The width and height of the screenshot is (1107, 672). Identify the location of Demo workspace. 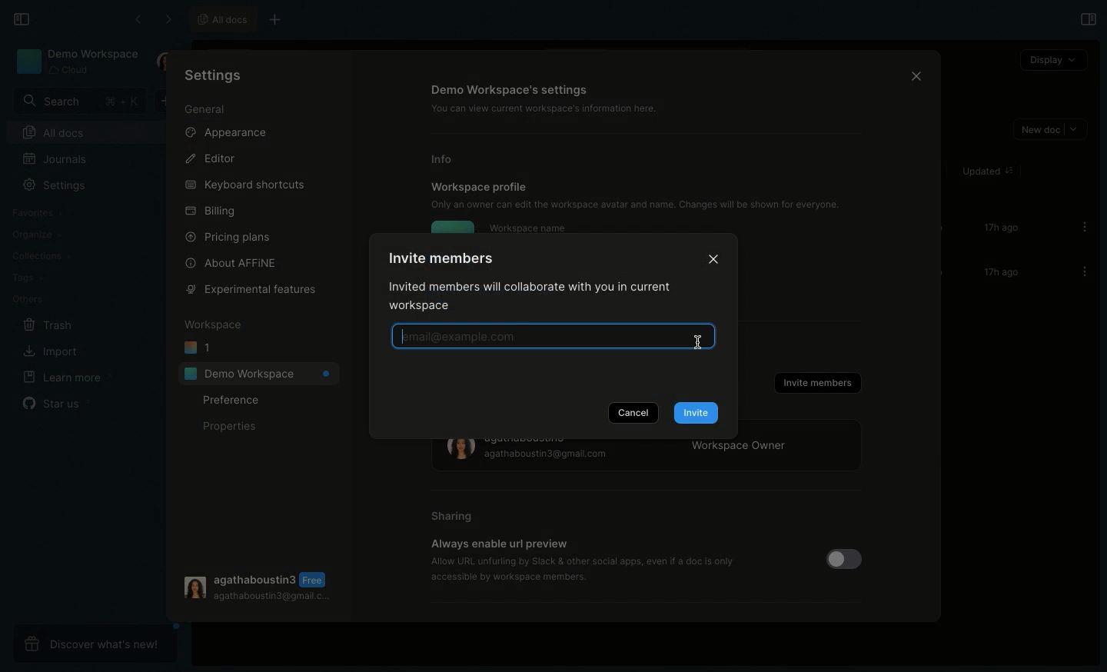
(77, 62).